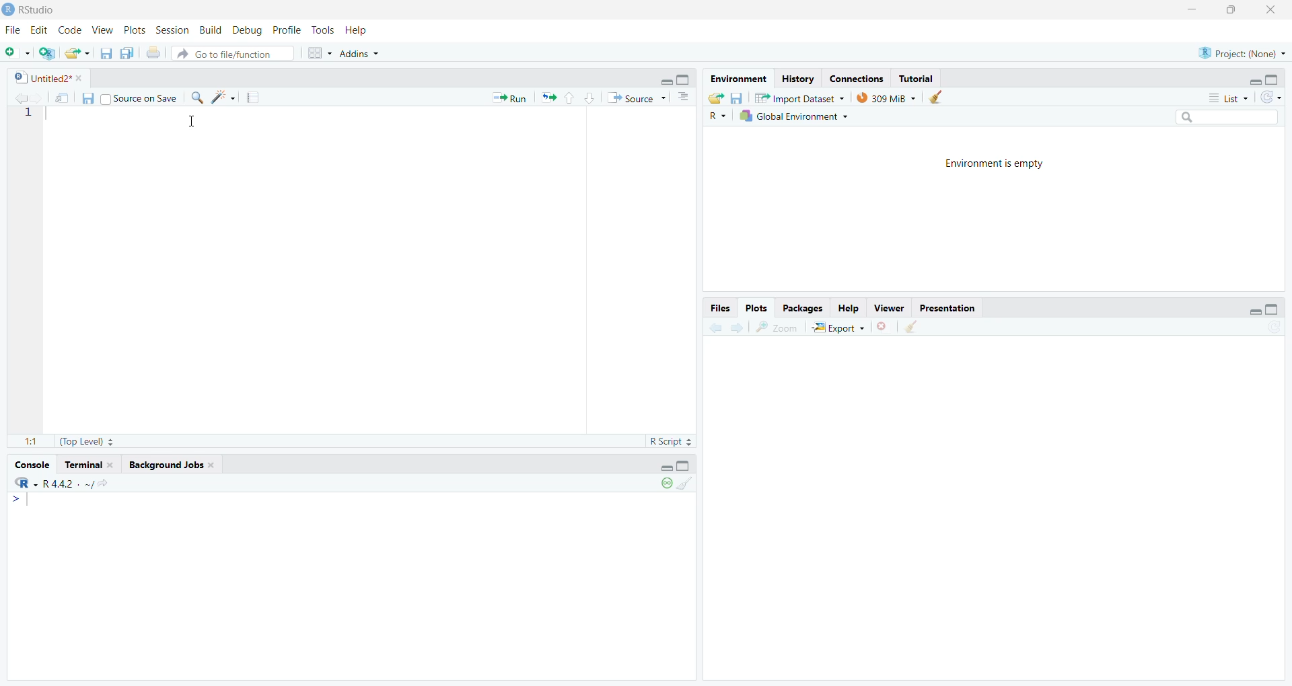 Image resolution: width=1292 pixels, height=686 pixels. What do you see at coordinates (87, 440) in the screenshot?
I see `(Top Level) »` at bounding box center [87, 440].